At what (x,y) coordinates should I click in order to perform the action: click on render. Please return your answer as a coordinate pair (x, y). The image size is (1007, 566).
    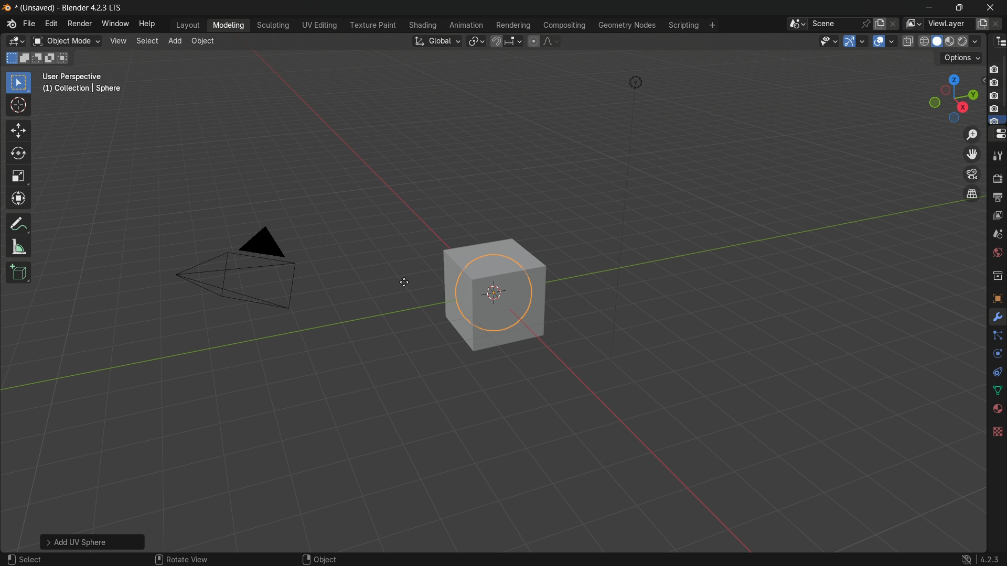
    Looking at the image, I should click on (997, 177).